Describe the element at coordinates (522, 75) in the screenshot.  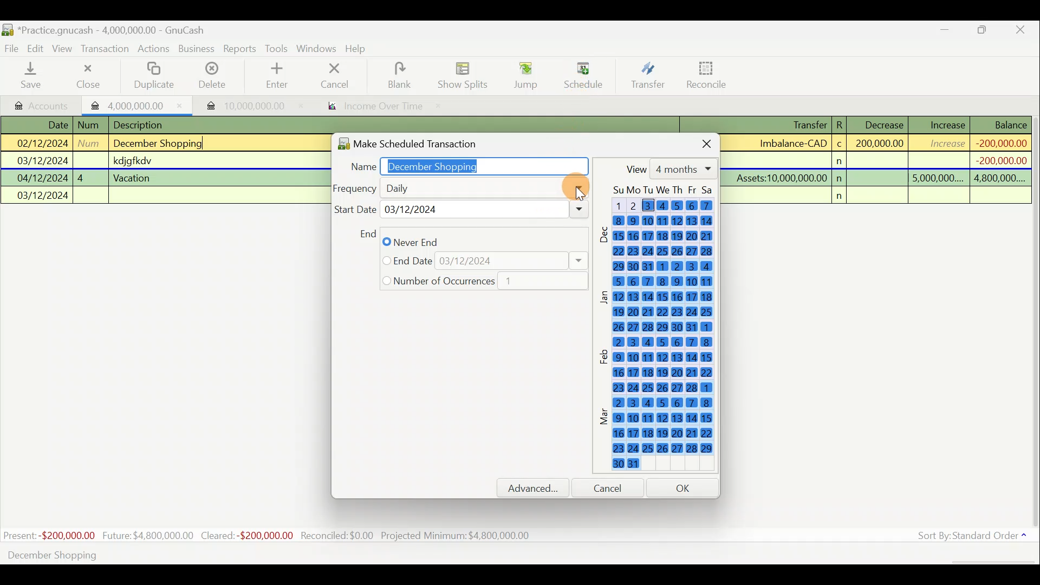
I see `Jump` at that location.